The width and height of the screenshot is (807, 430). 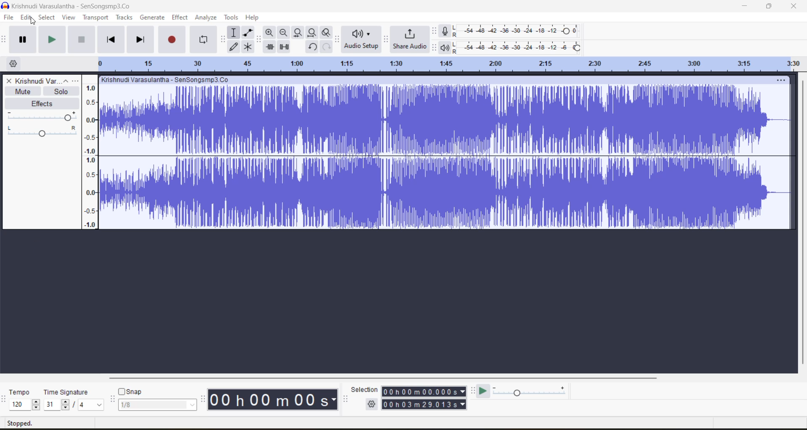 I want to click on tools toolbar, so click(x=222, y=39).